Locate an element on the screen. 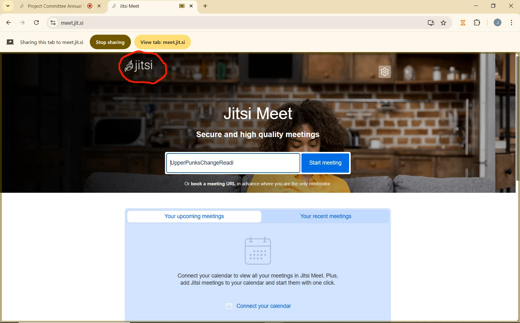  meet.jit.si is located at coordinates (98, 23).